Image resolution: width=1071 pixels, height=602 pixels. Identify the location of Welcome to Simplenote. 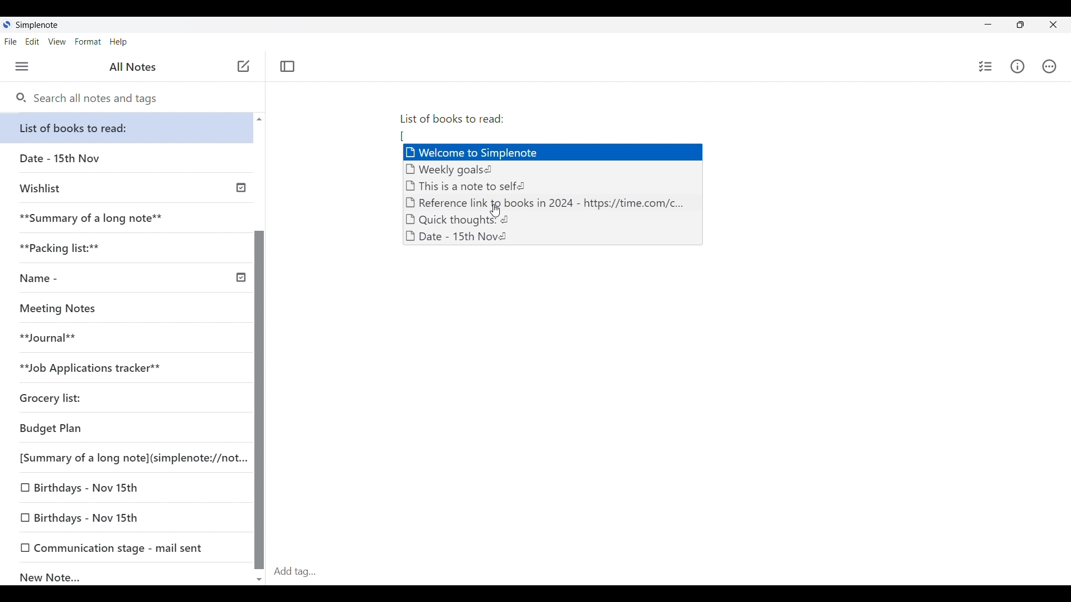
(554, 152).